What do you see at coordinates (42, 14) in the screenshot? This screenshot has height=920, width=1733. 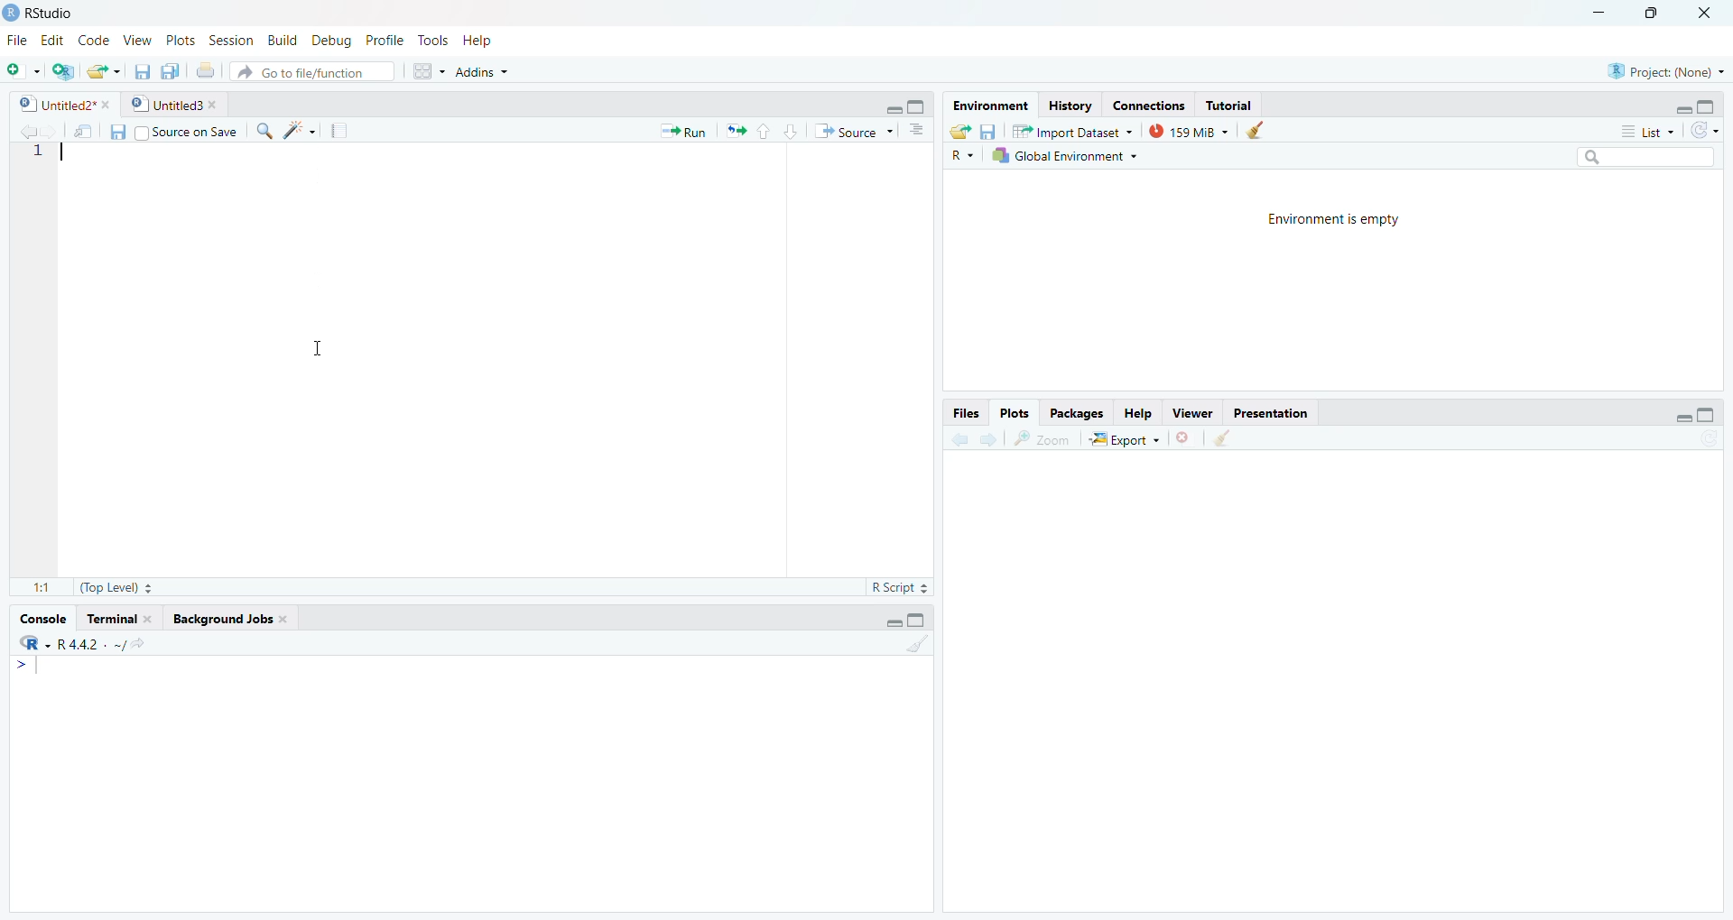 I see `RStudio` at bounding box center [42, 14].